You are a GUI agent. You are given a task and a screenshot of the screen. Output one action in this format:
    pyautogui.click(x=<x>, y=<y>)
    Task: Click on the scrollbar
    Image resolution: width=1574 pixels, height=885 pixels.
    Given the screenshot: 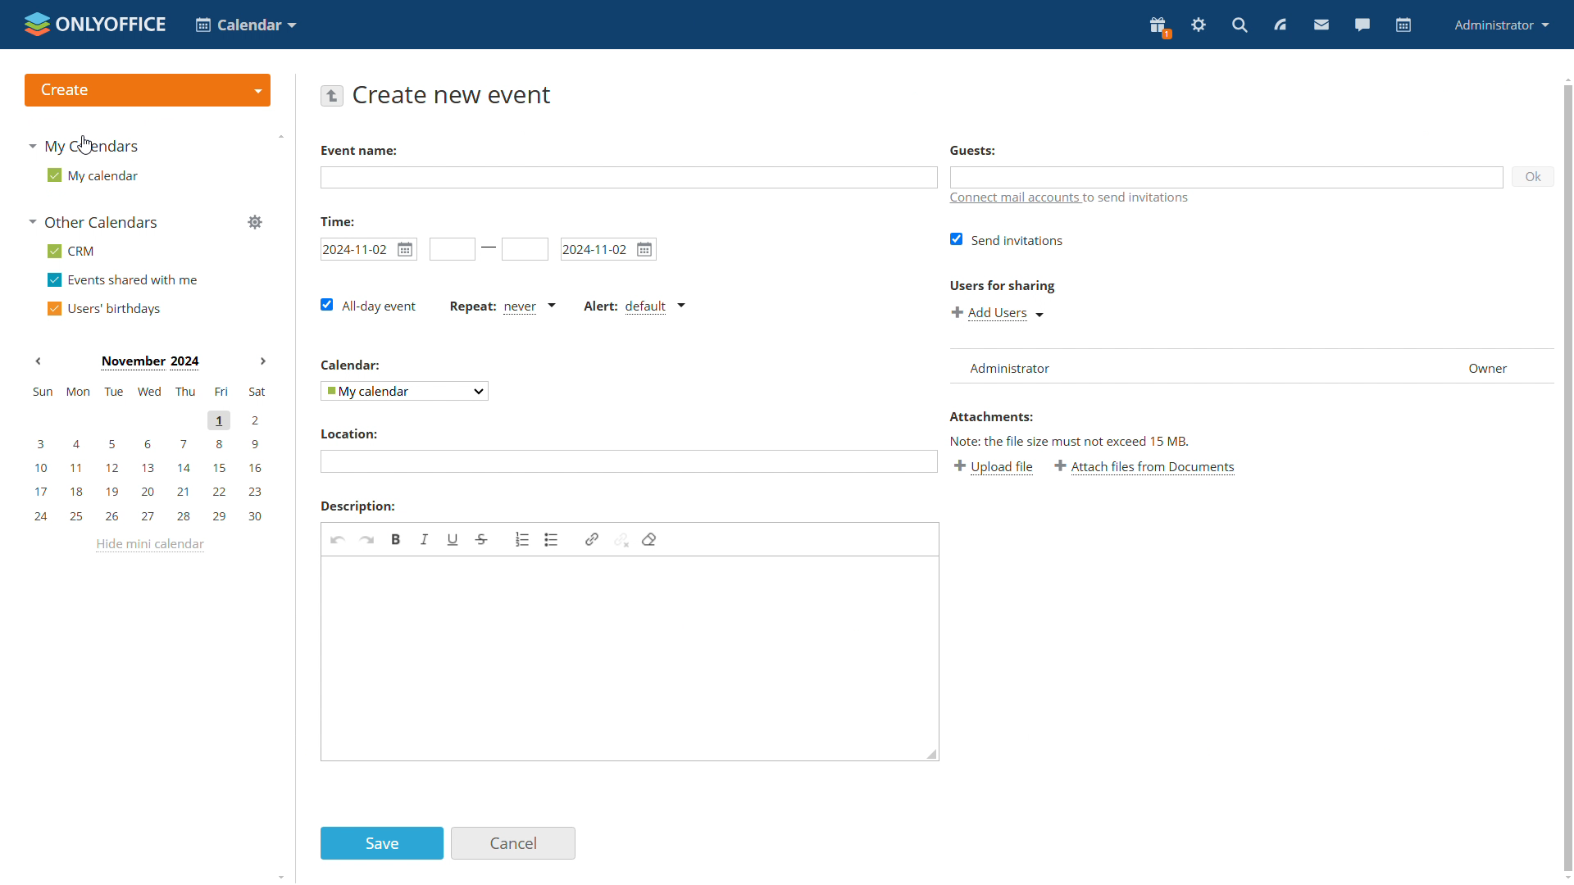 What is the action you would take?
    pyautogui.click(x=1569, y=479)
    